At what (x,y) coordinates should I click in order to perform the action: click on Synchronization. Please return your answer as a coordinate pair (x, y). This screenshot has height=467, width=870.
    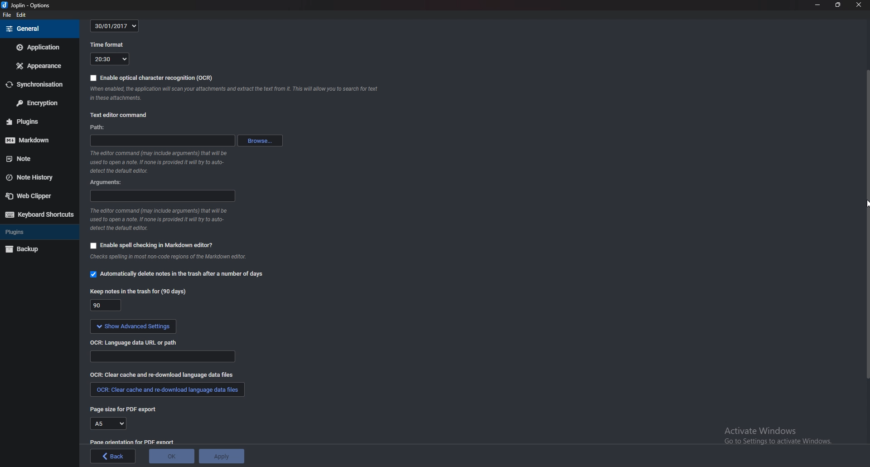
    Looking at the image, I should click on (38, 84).